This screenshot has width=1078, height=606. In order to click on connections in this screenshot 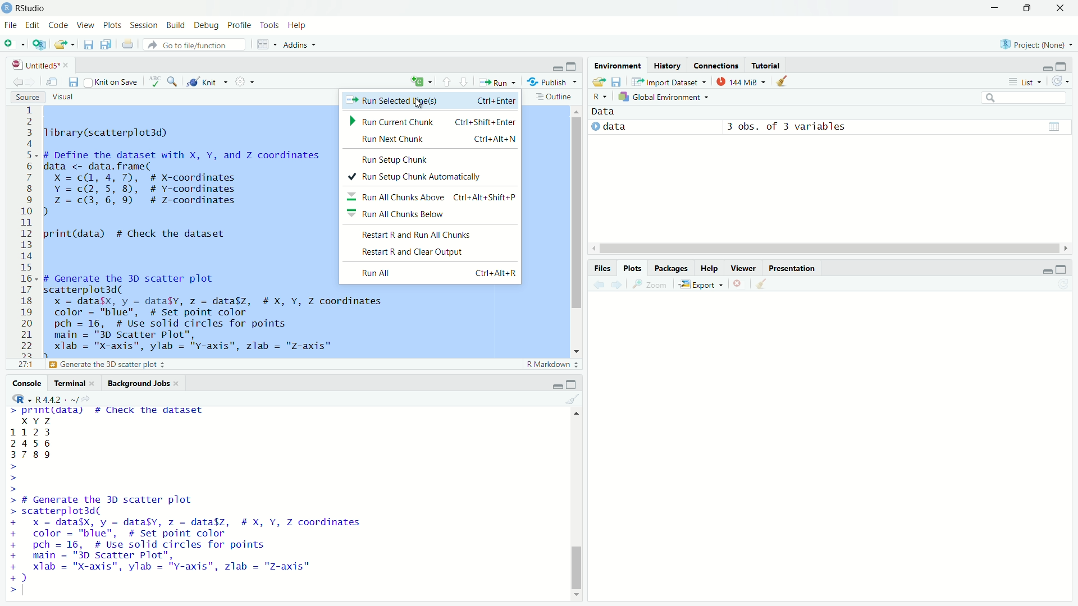, I will do `click(716, 64)`.